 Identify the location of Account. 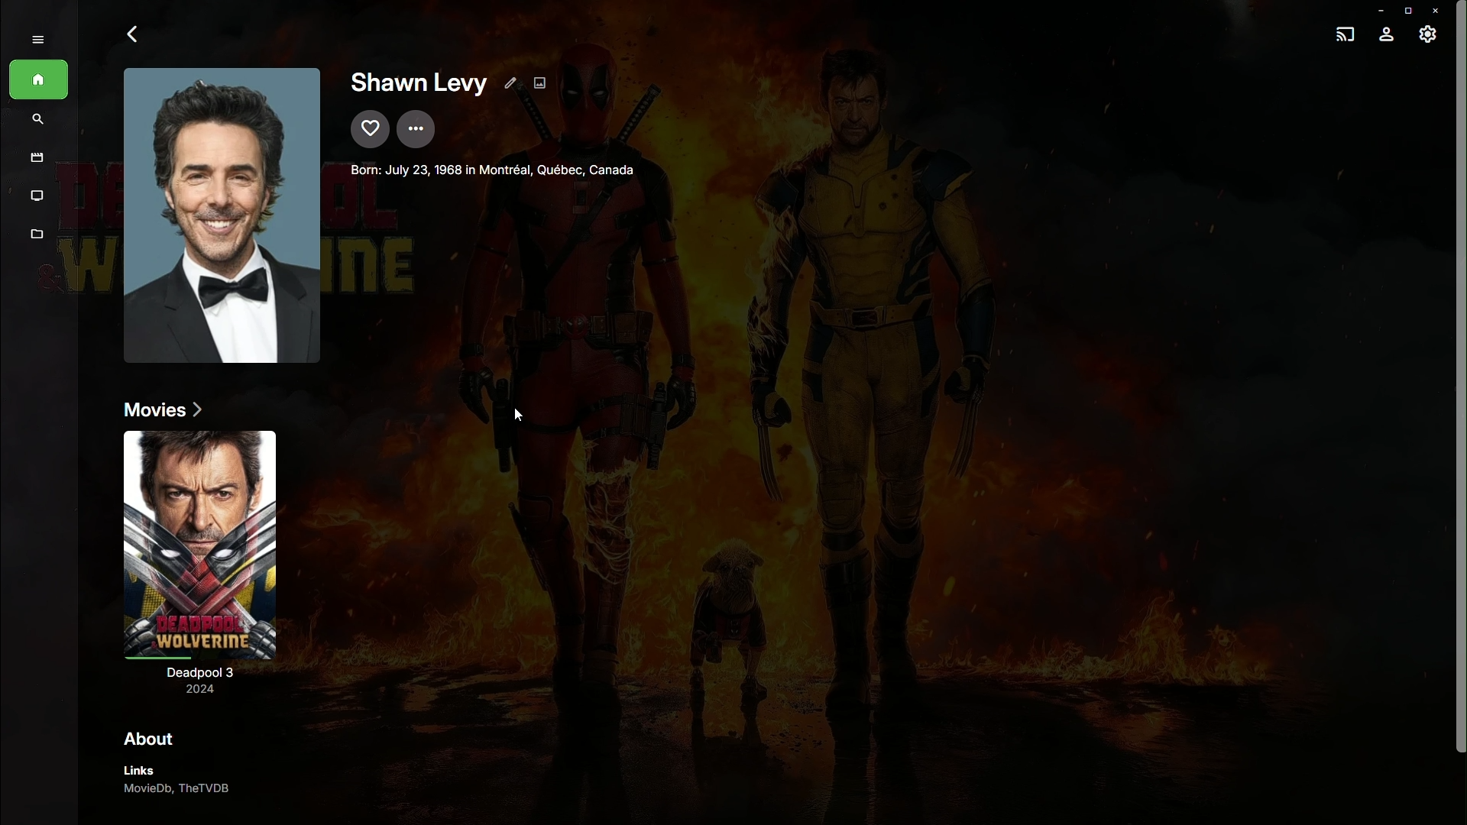
(1388, 34).